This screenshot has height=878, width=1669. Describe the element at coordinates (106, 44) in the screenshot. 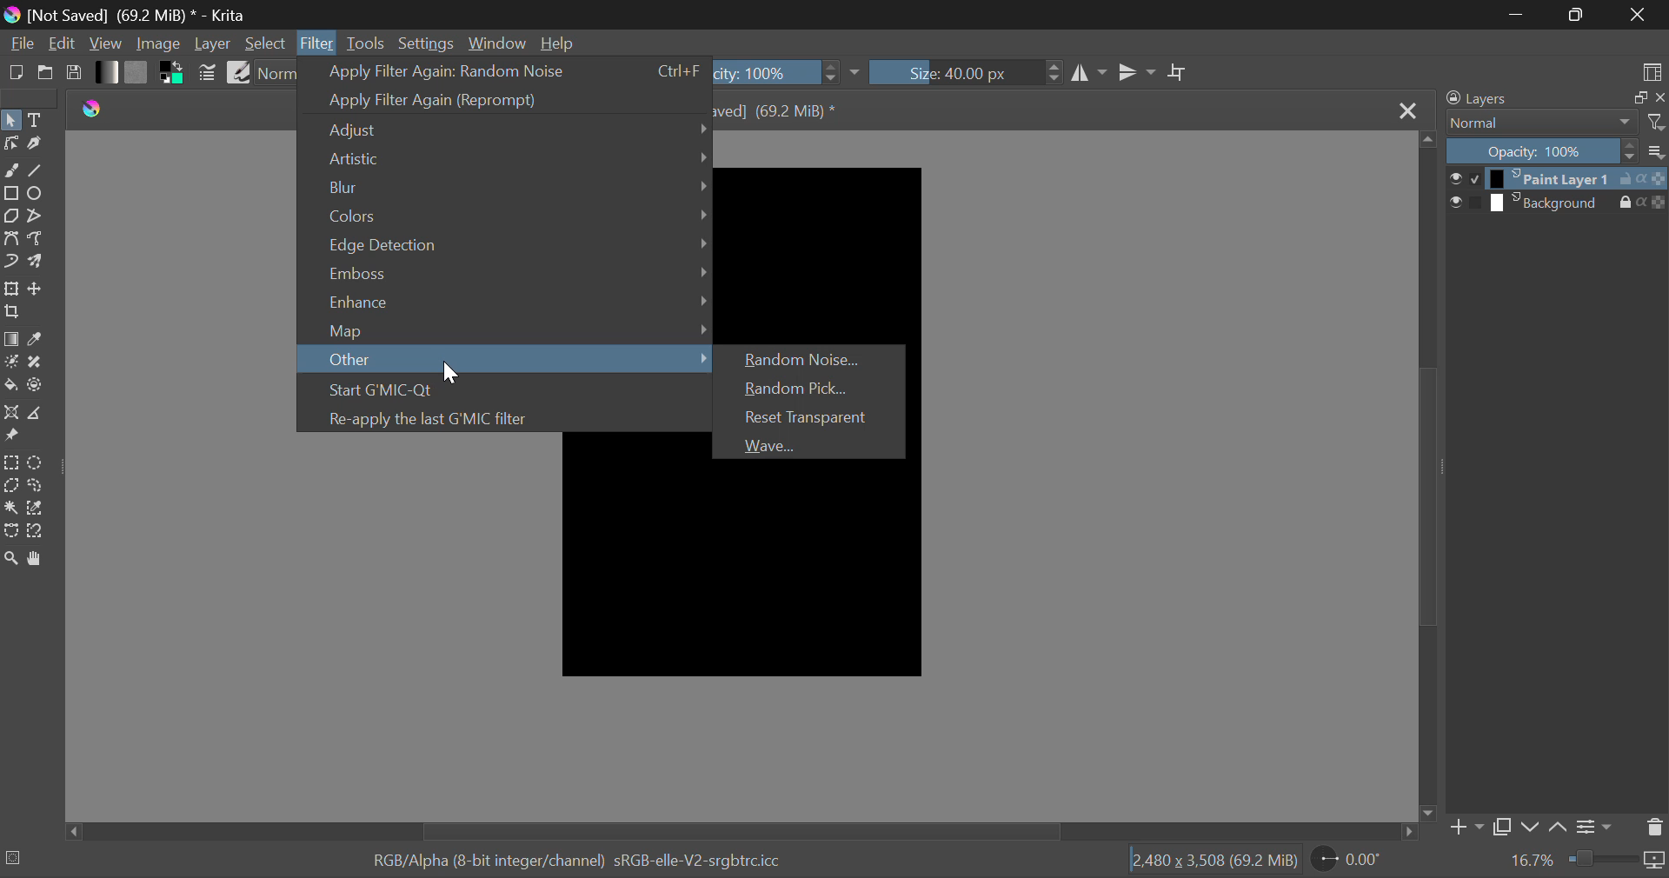

I see `View` at that location.